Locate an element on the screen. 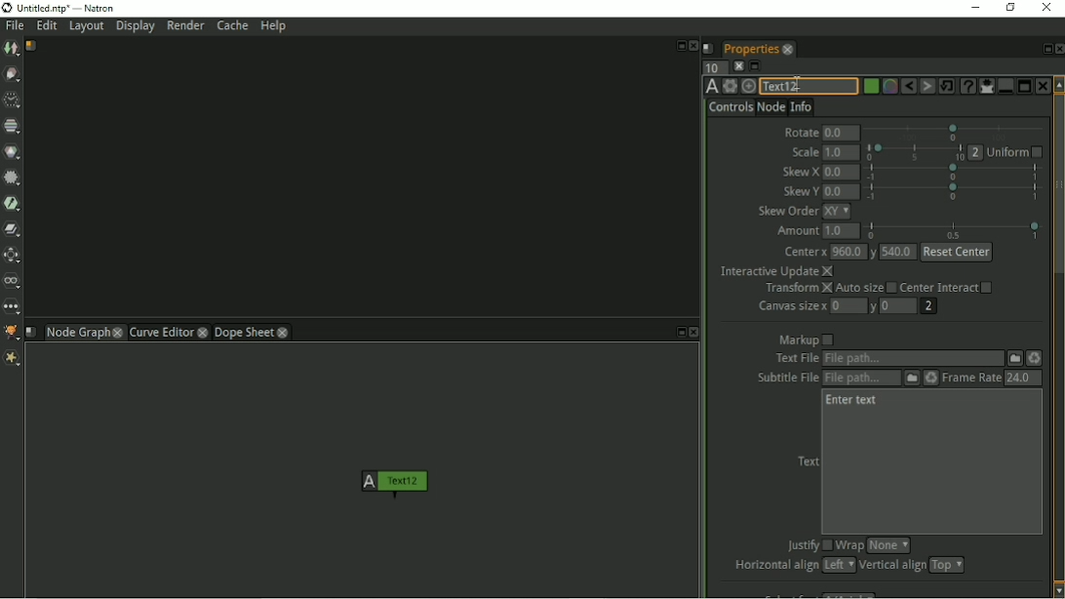  xy is located at coordinates (837, 212).